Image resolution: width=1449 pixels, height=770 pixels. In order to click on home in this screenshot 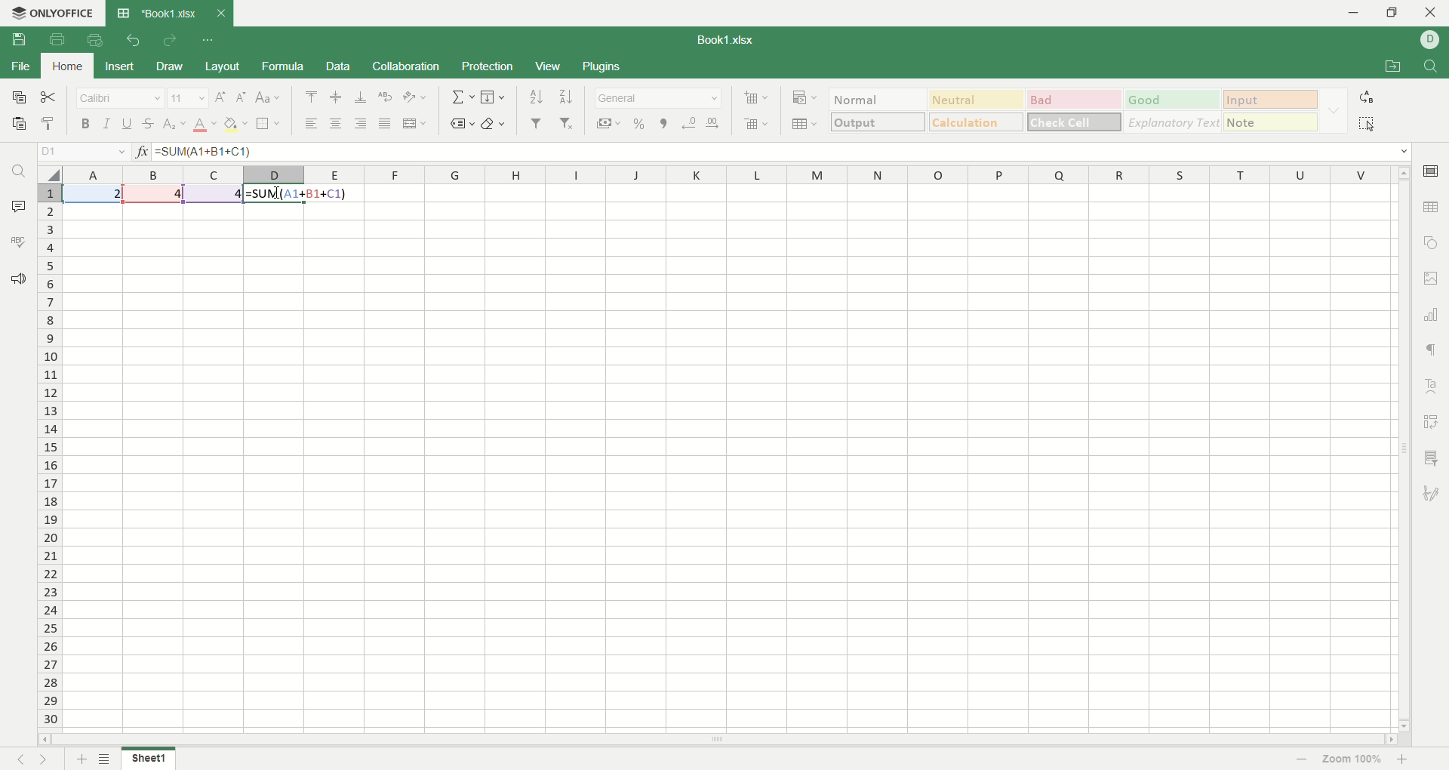, I will do `click(65, 66)`.